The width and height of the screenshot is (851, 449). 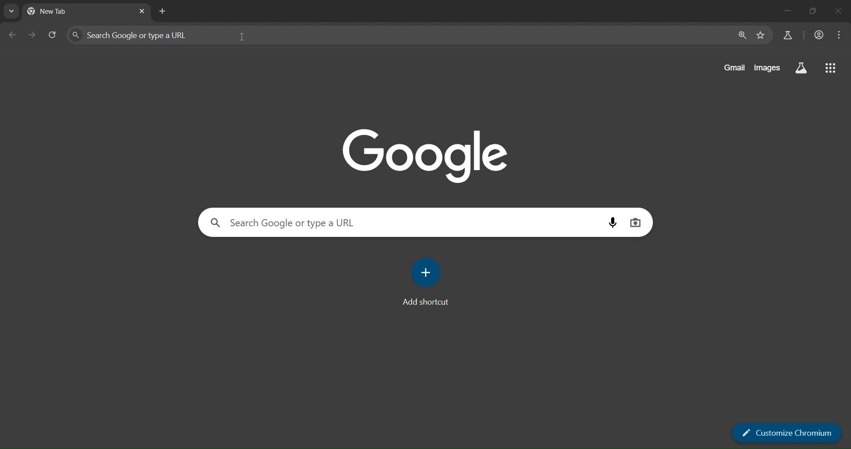 What do you see at coordinates (830, 68) in the screenshot?
I see `google apps` at bounding box center [830, 68].